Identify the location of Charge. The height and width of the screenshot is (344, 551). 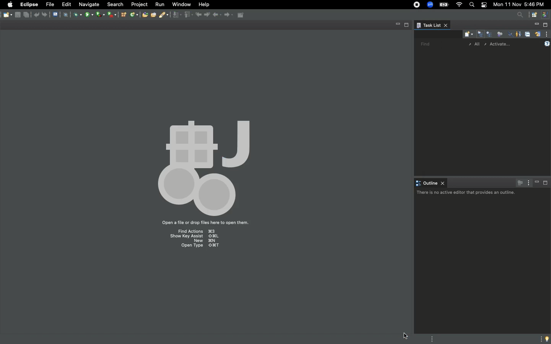
(444, 5).